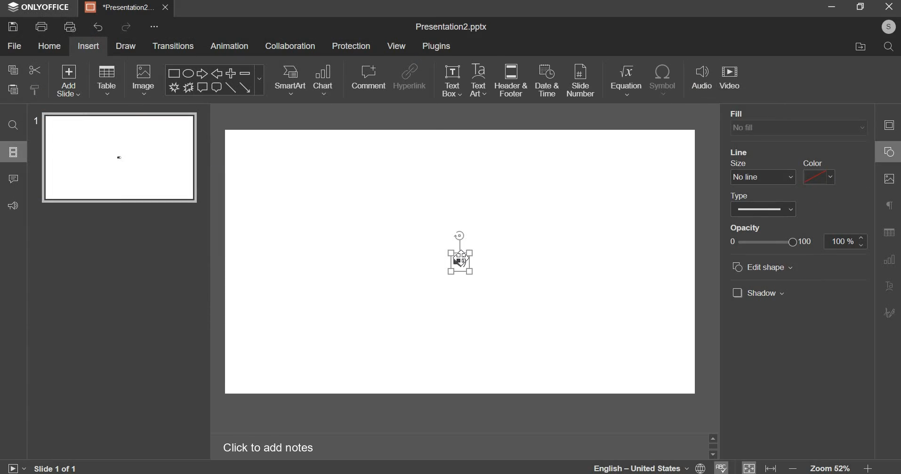 The image size is (901, 474). What do you see at coordinates (461, 258) in the screenshot?
I see `cursor` at bounding box center [461, 258].